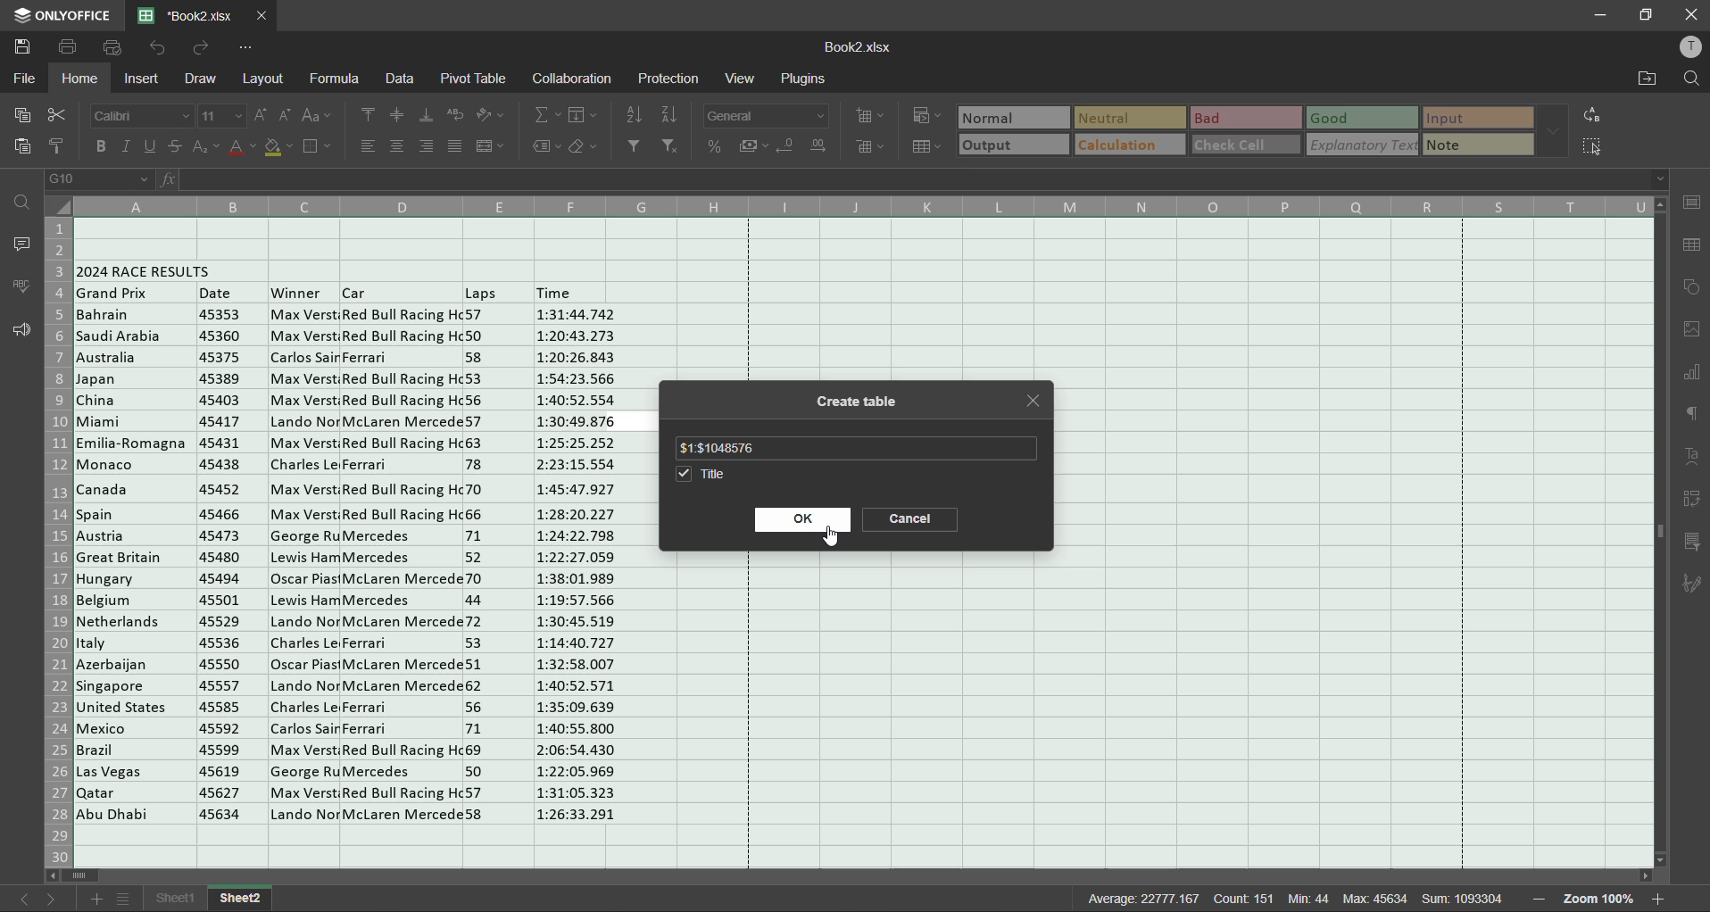  What do you see at coordinates (101, 900) in the screenshot?
I see `add sheet` at bounding box center [101, 900].